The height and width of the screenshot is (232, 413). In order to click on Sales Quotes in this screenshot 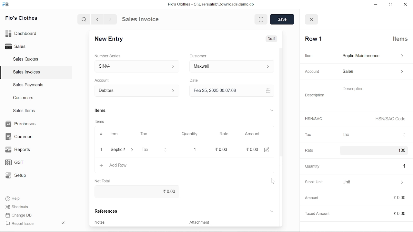, I will do `click(26, 60)`.